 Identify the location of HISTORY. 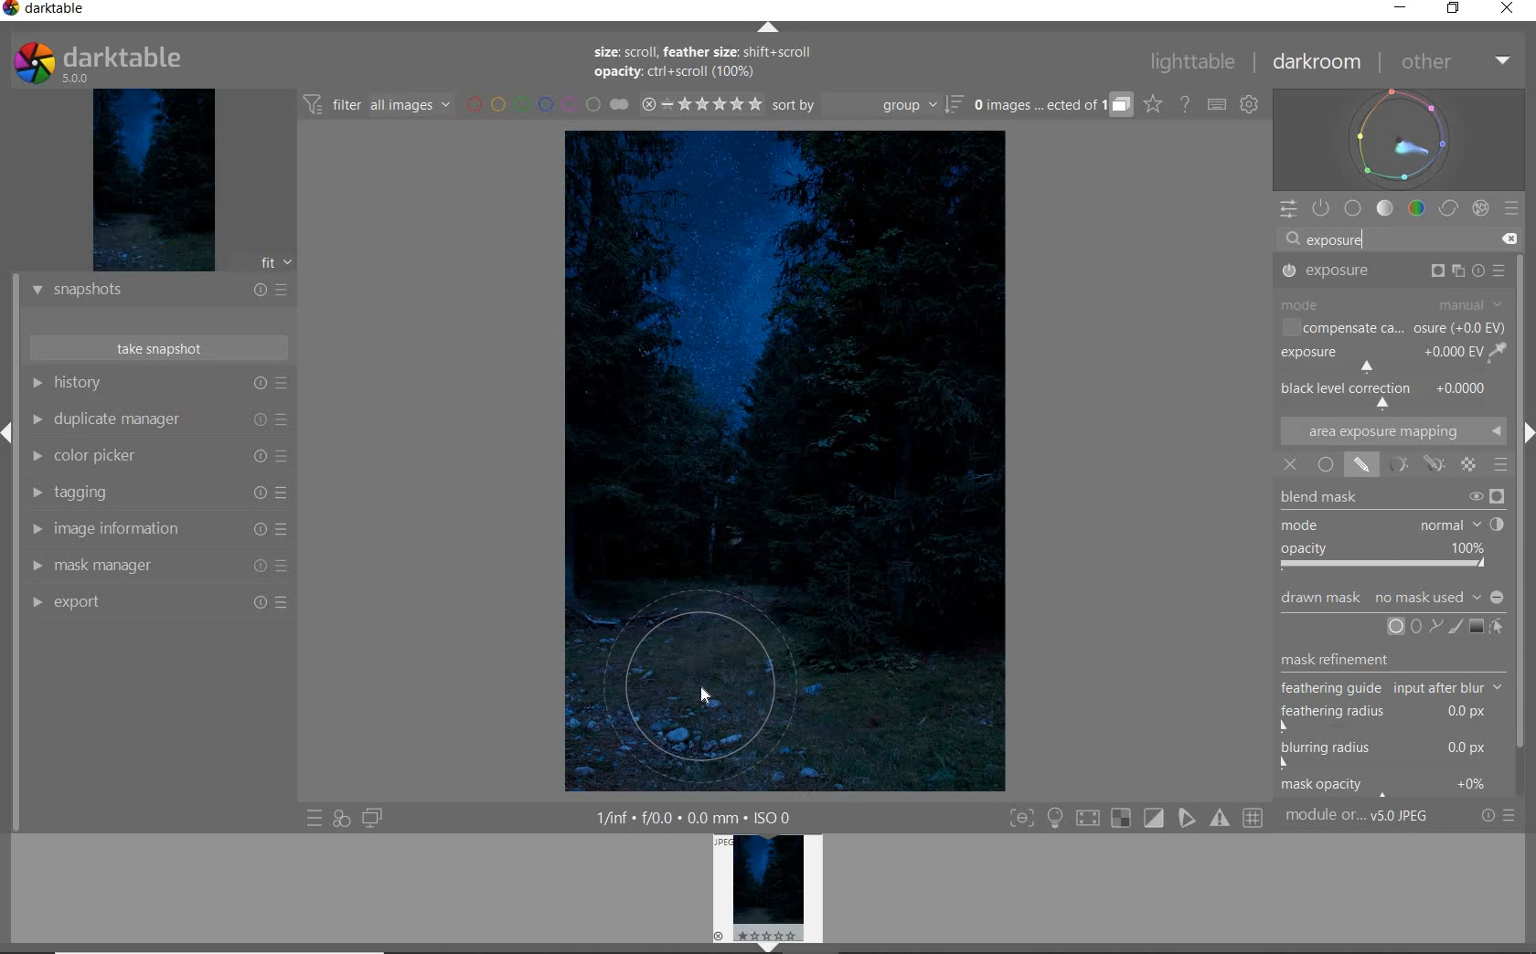
(155, 383).